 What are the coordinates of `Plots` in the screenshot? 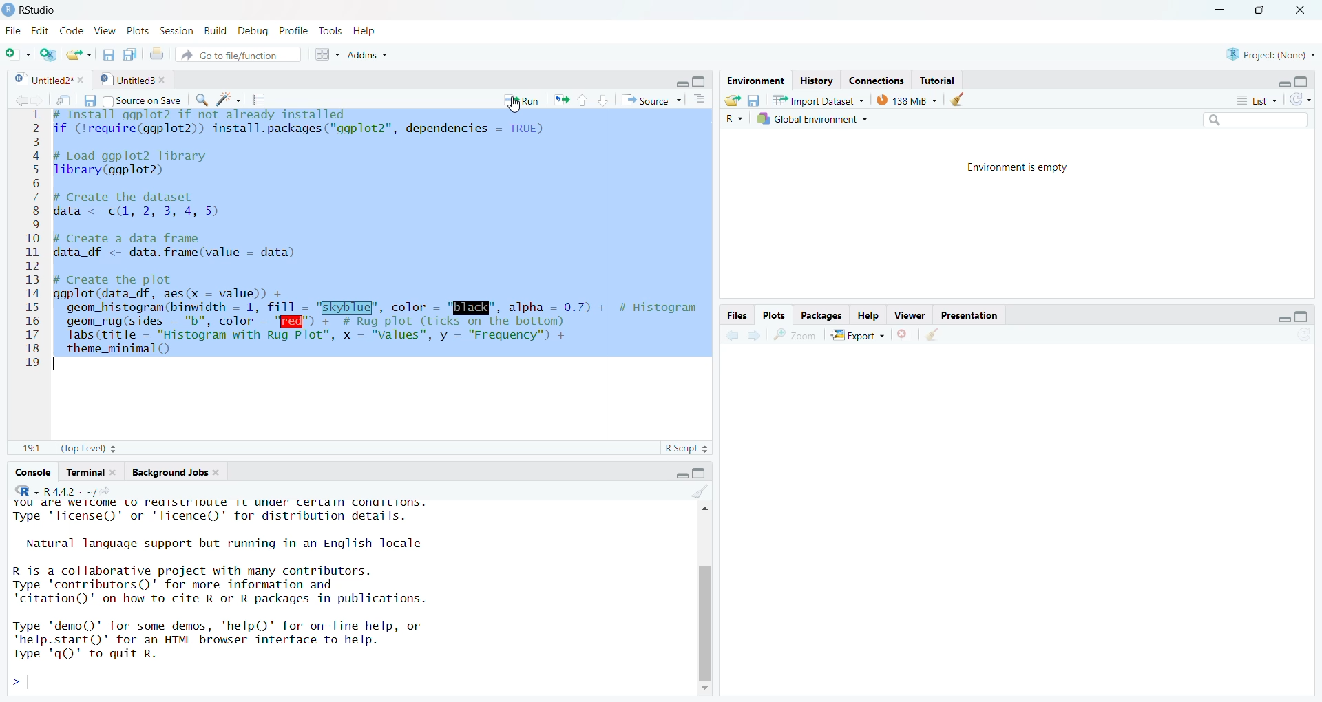 It's located at (767, 317).